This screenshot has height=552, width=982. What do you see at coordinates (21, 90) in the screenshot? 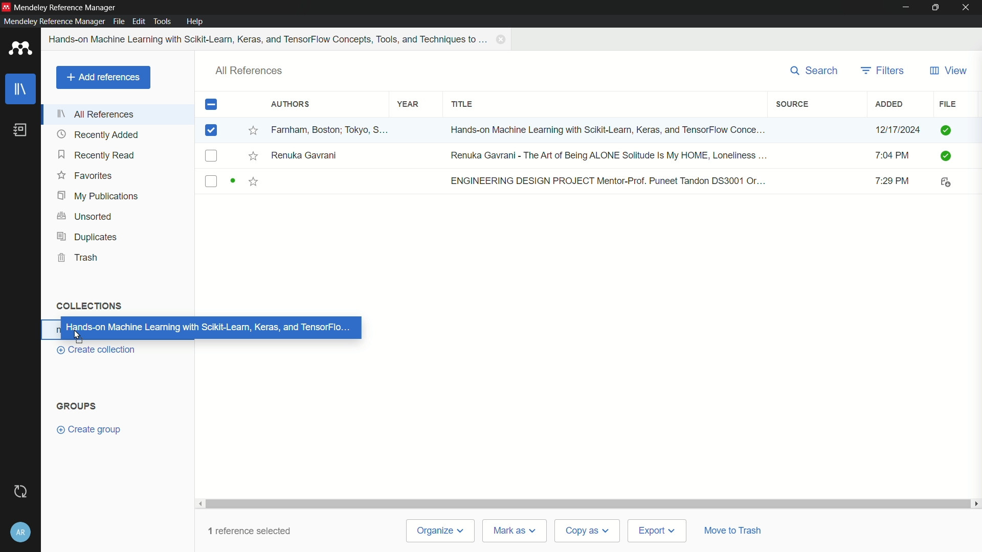
I see `library` at bounding box center [21, 90].